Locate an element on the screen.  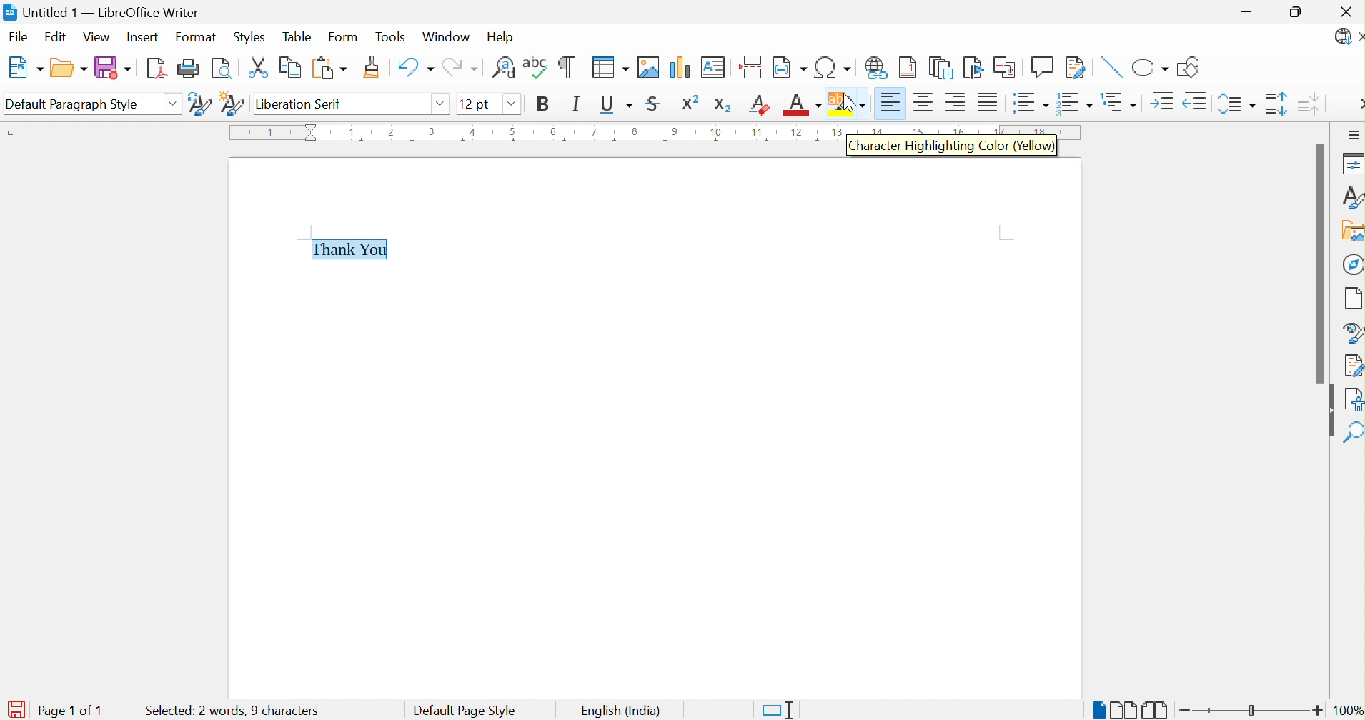
 is located at coordinates (459, 67).